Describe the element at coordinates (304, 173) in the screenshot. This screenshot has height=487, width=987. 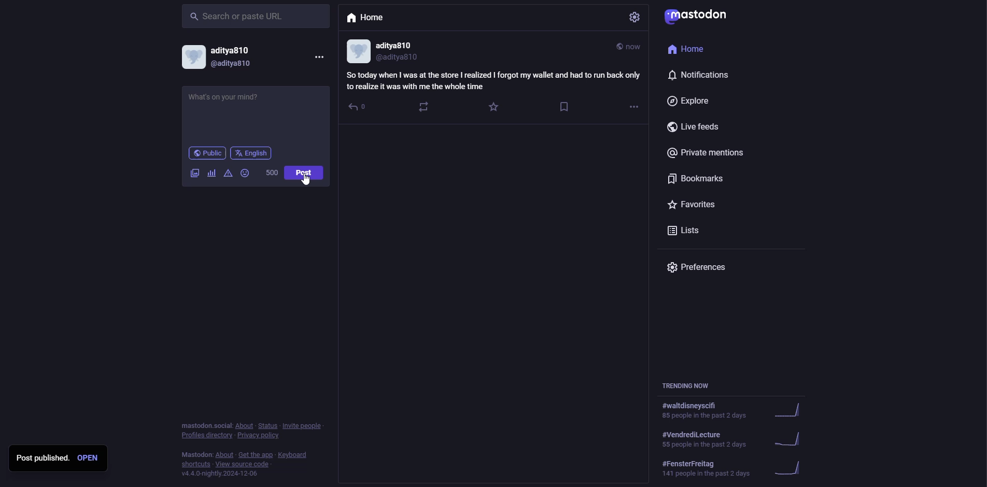
I see `post` at that location.